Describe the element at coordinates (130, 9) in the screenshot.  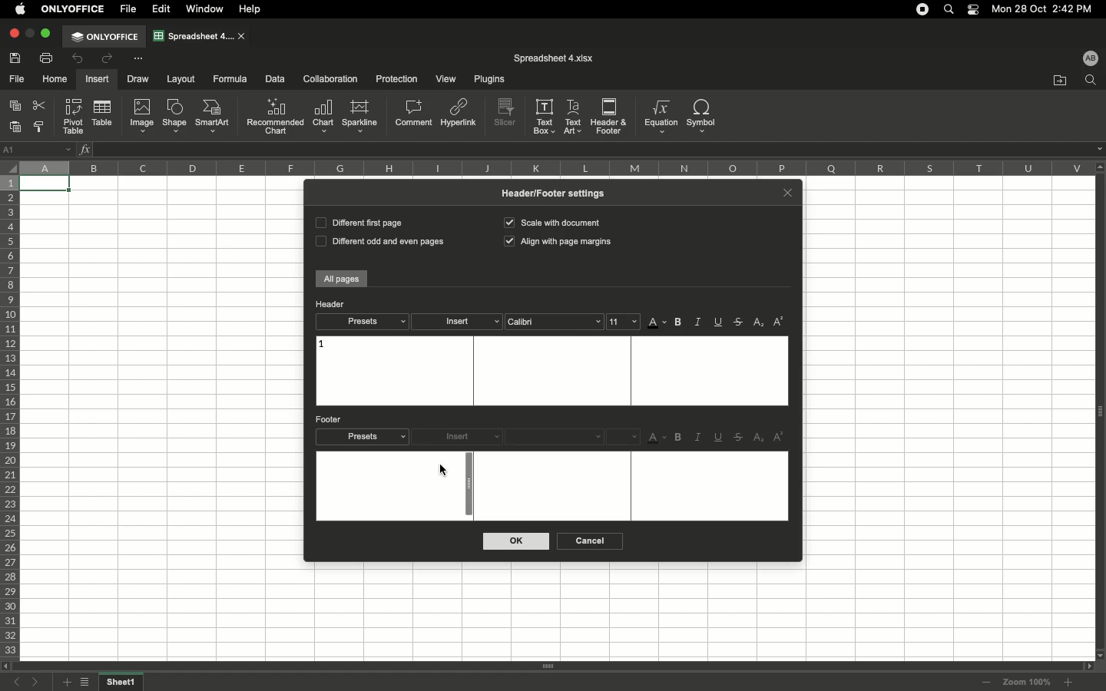
I see `File` at that location.